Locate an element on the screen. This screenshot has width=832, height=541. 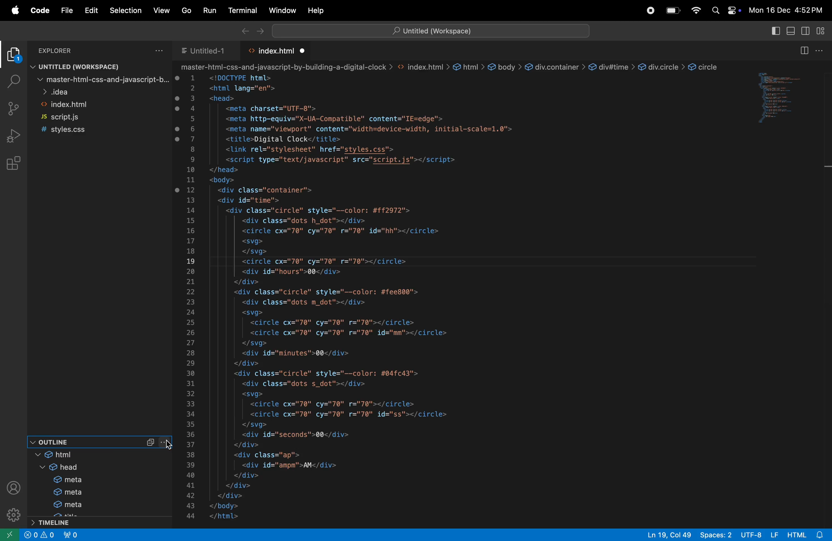
toggle panel is located at coordinates (792, 31).